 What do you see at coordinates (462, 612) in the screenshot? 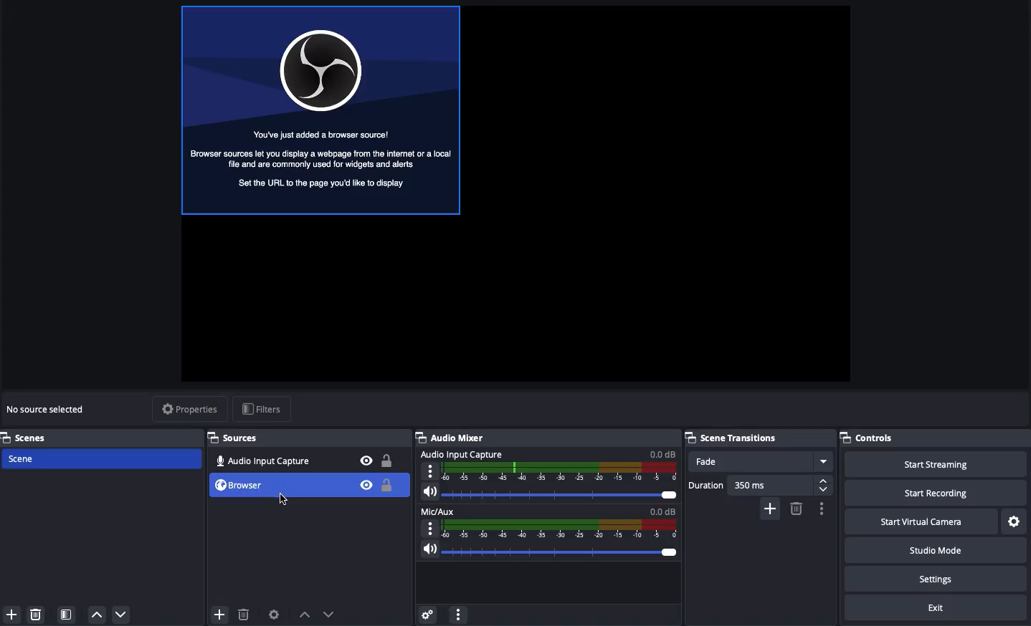
I see `More` at bounding box center [462, 612].